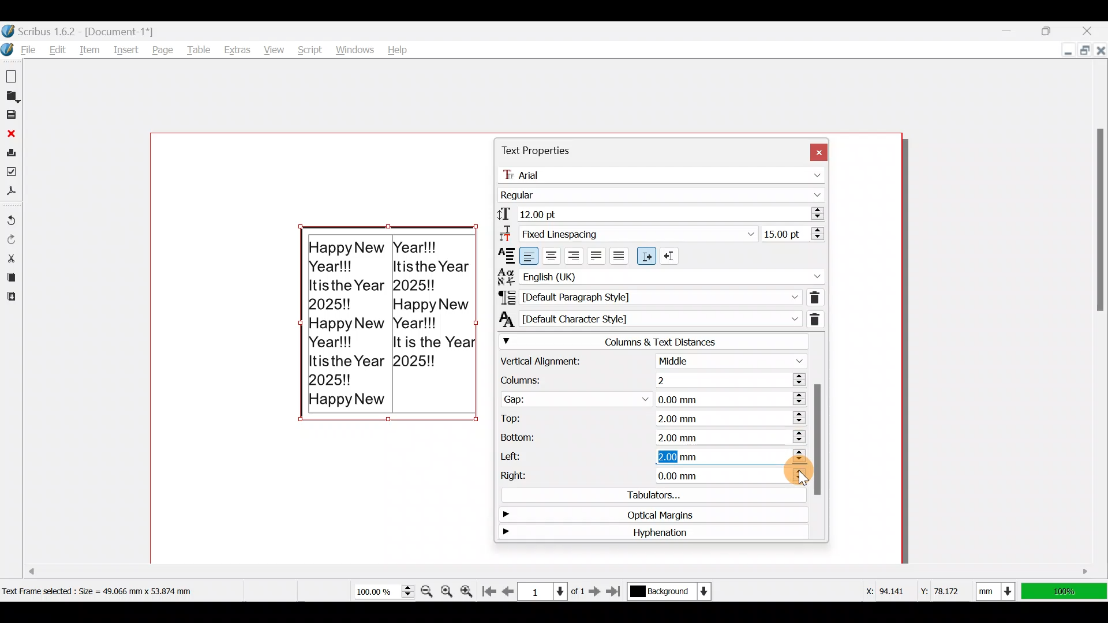 The width and height of the screenshot is (1108, 623). Describe the element at coordinates (13, 174) in the screenshot. I see `Preflight verifier` at that location.